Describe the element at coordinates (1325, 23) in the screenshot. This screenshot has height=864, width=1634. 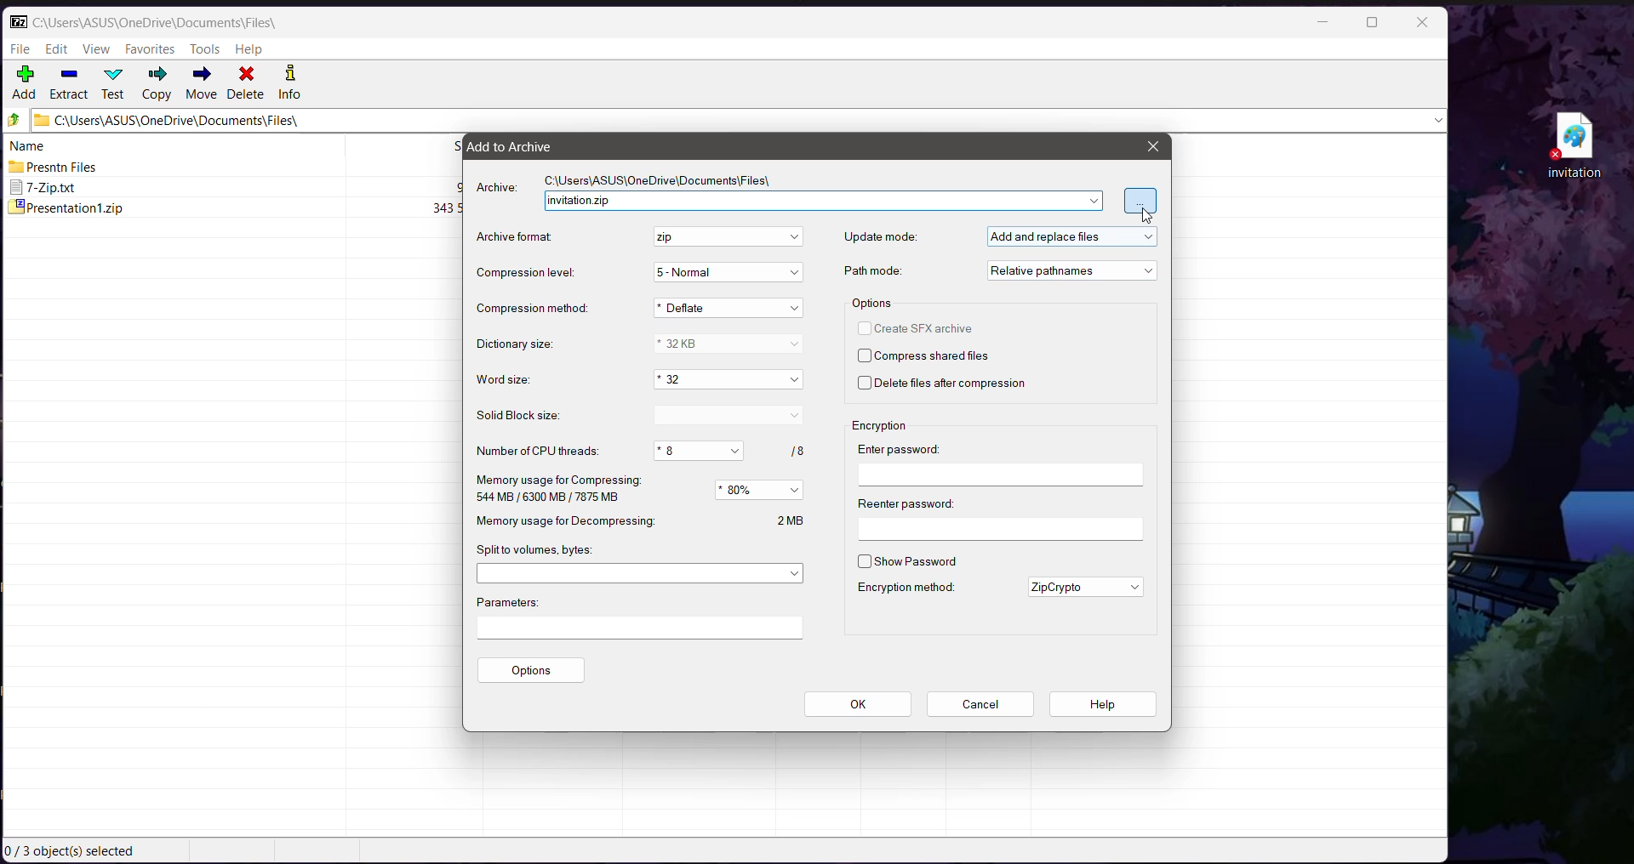
I see `Minimize` at that location.